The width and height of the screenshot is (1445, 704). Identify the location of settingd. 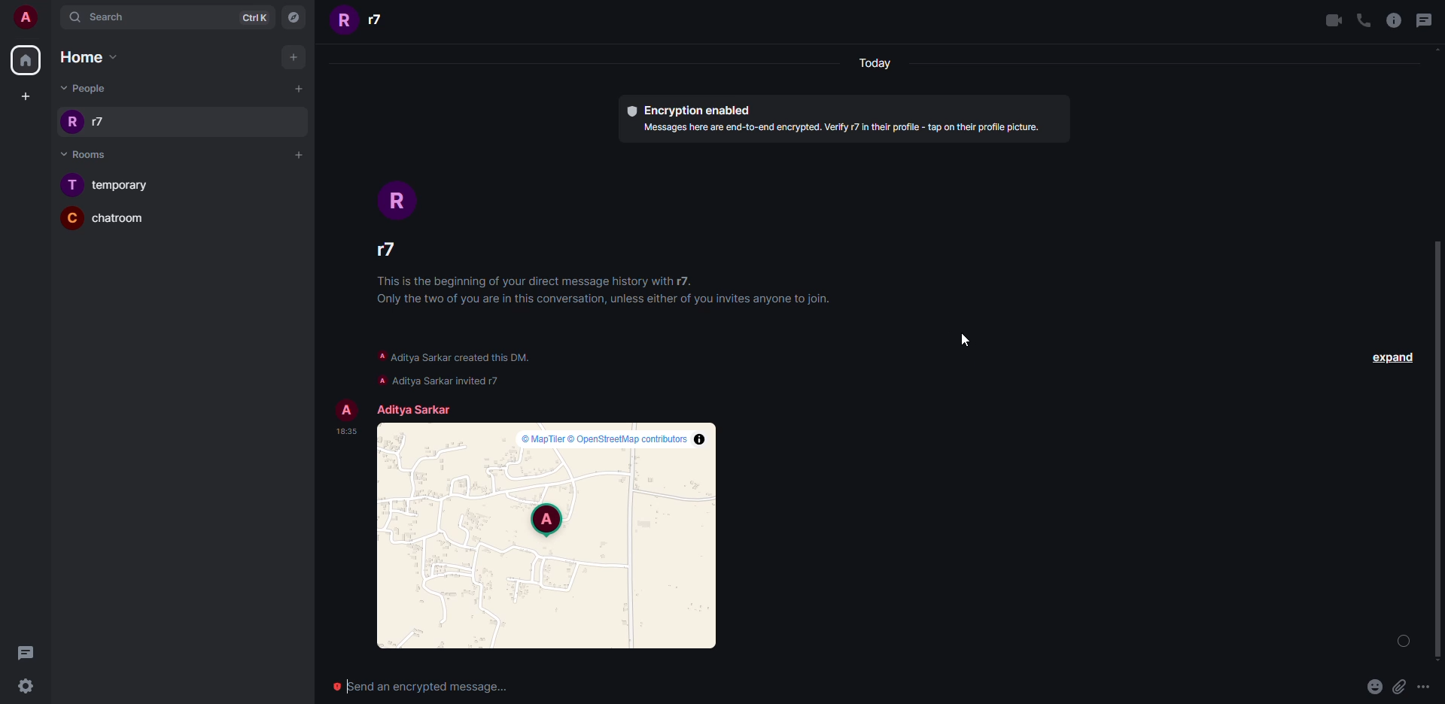
(23, 688).